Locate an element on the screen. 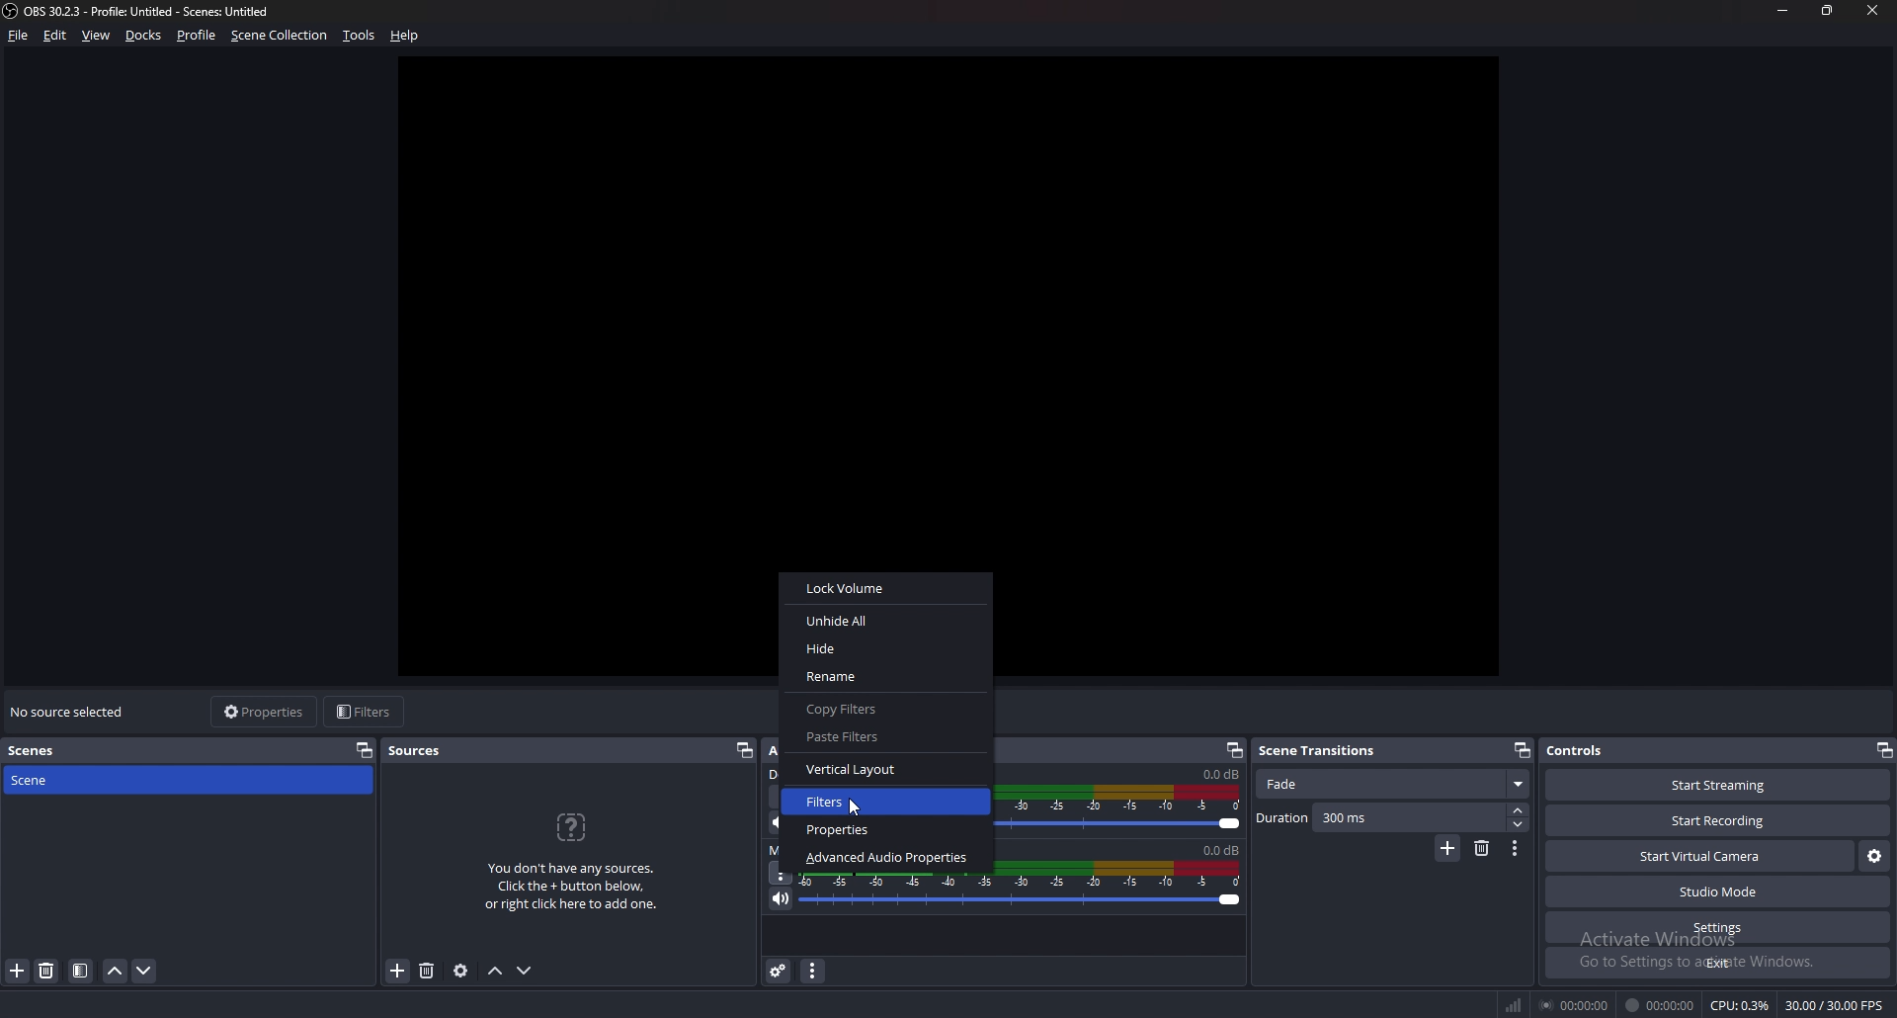  Vertical Layout is located at coordinates (853, 770).